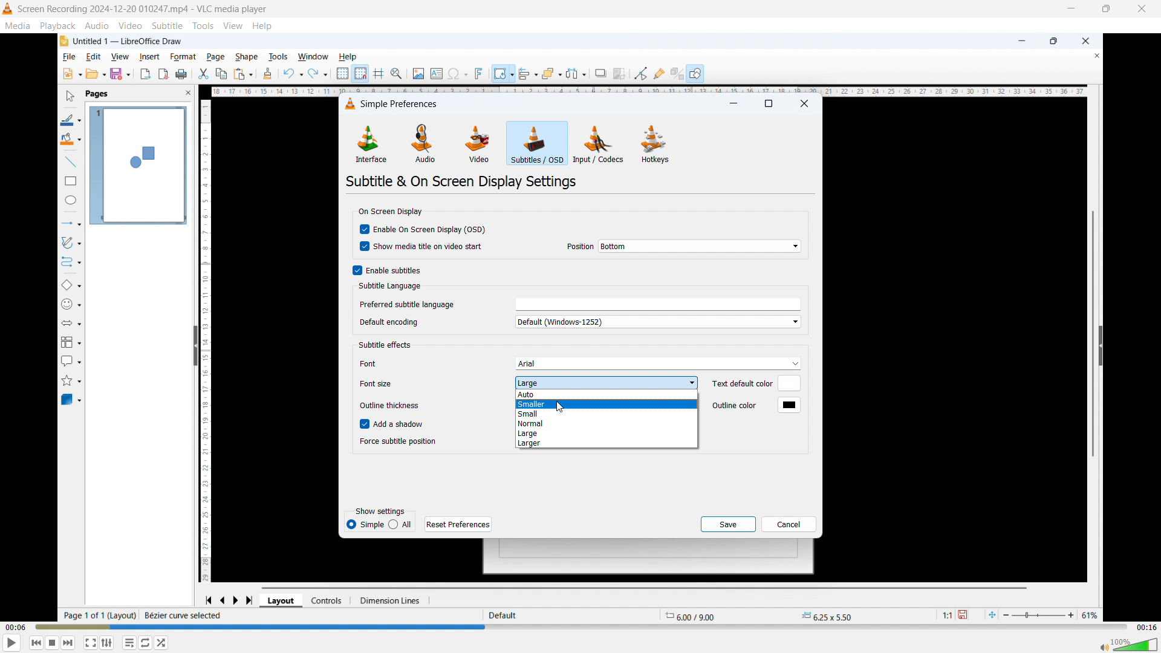 This screenshot has height=653, width=1161. Describe the element at coordinates (391, 211) in the screenshot. I see `On screen display ` at that location.